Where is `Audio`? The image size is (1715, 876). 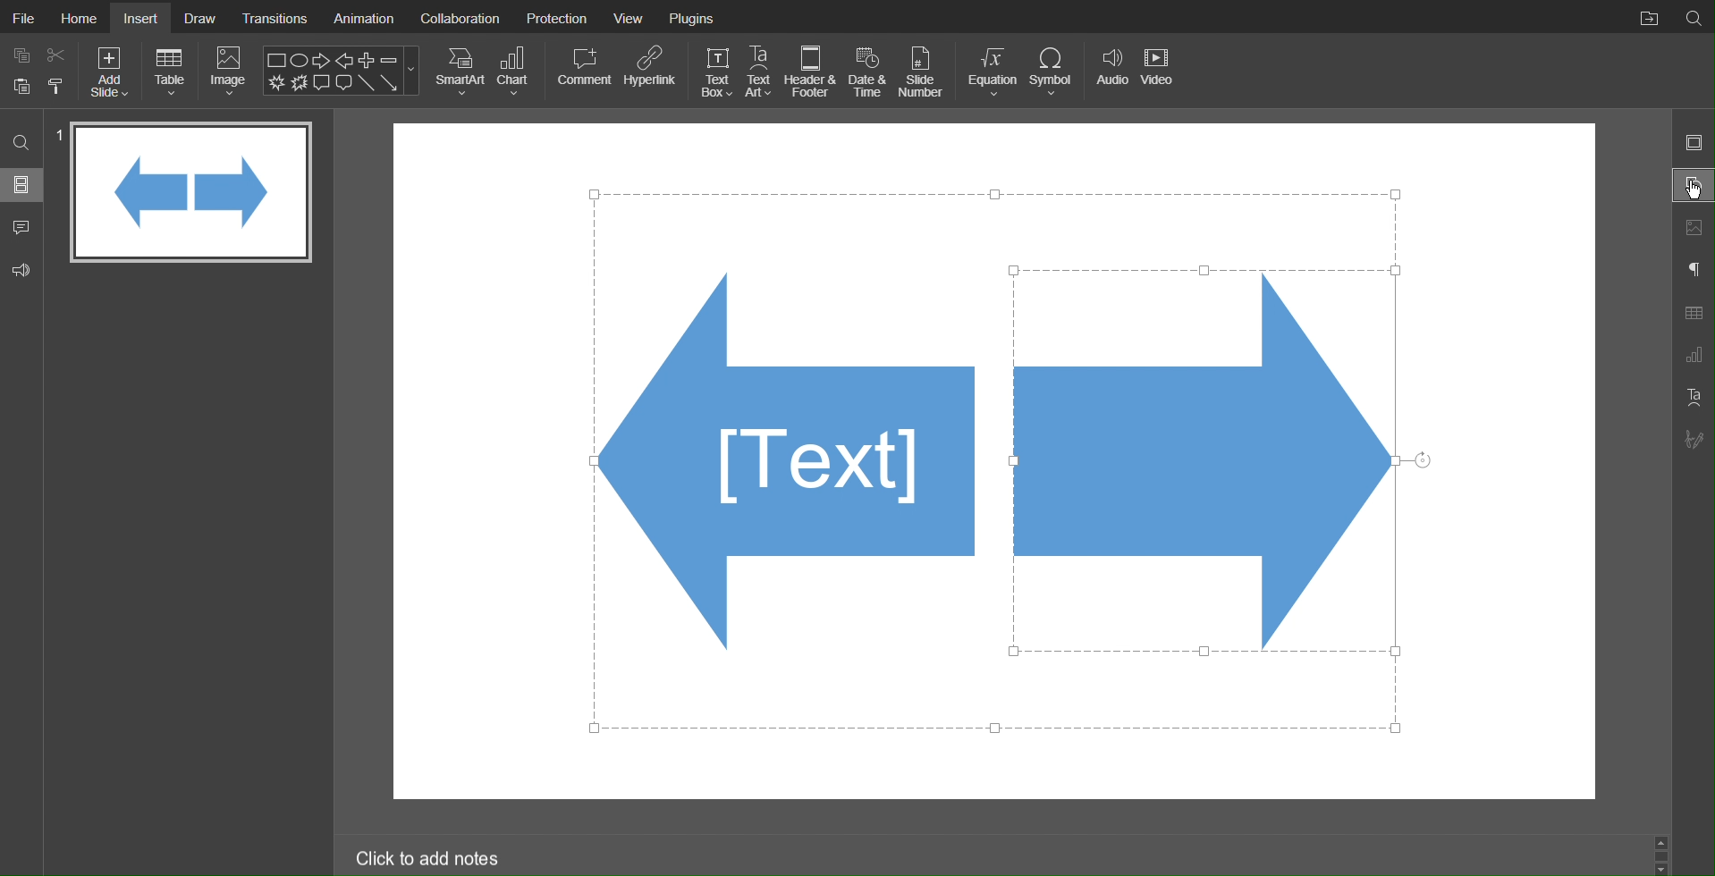
Audio is located at coordinates (1110, 71).